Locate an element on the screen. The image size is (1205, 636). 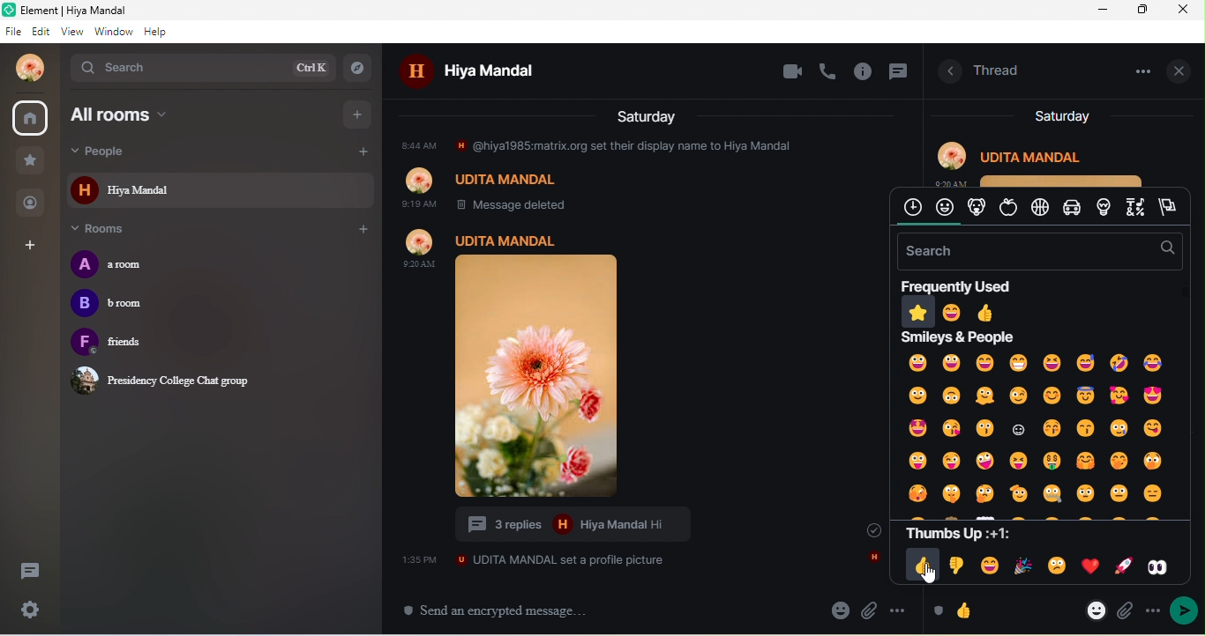
help is located at coordinates (156, 32).